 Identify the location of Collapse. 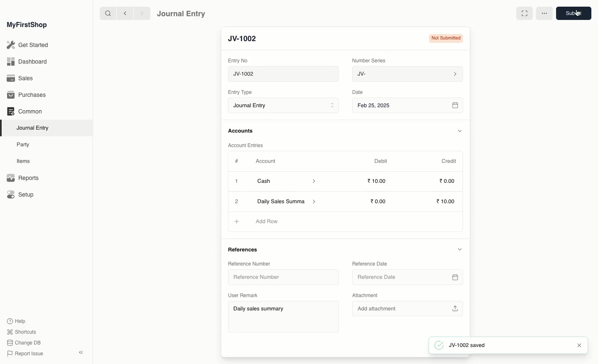
(81, 352).